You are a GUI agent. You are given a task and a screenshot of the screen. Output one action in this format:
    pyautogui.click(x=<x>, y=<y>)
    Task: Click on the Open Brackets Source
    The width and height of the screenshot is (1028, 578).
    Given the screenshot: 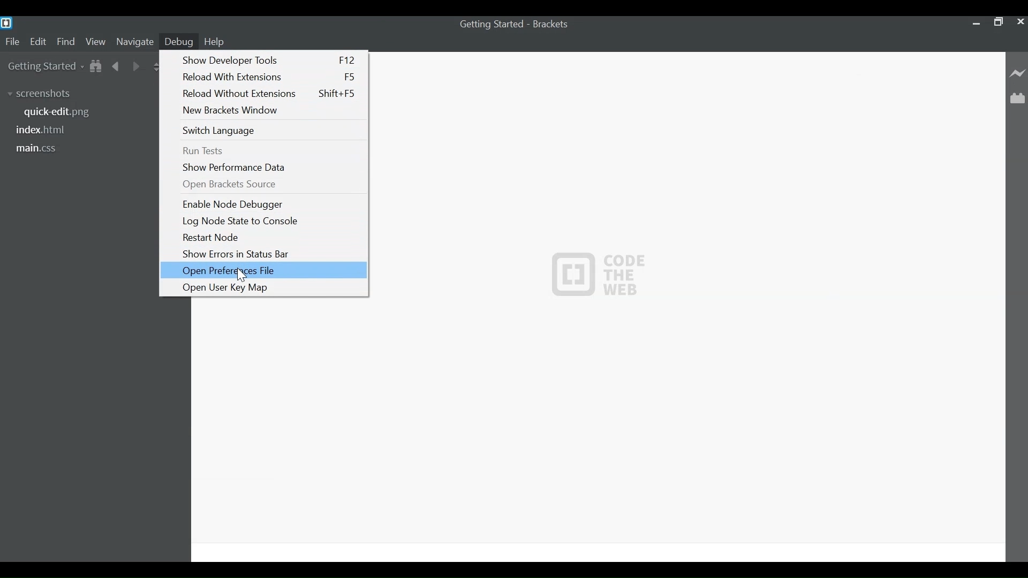 What is the action you would take?
    pyautogui.click(x=271, y=184)
    